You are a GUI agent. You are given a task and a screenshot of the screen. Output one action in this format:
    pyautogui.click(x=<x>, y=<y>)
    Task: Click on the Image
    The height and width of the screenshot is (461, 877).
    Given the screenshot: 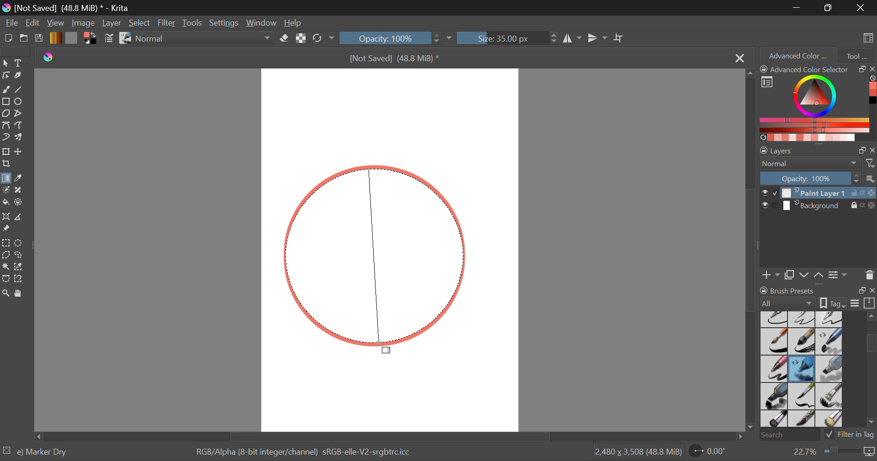 What is the action you would take?
    pyautogui.click(x=84, y=23)
    